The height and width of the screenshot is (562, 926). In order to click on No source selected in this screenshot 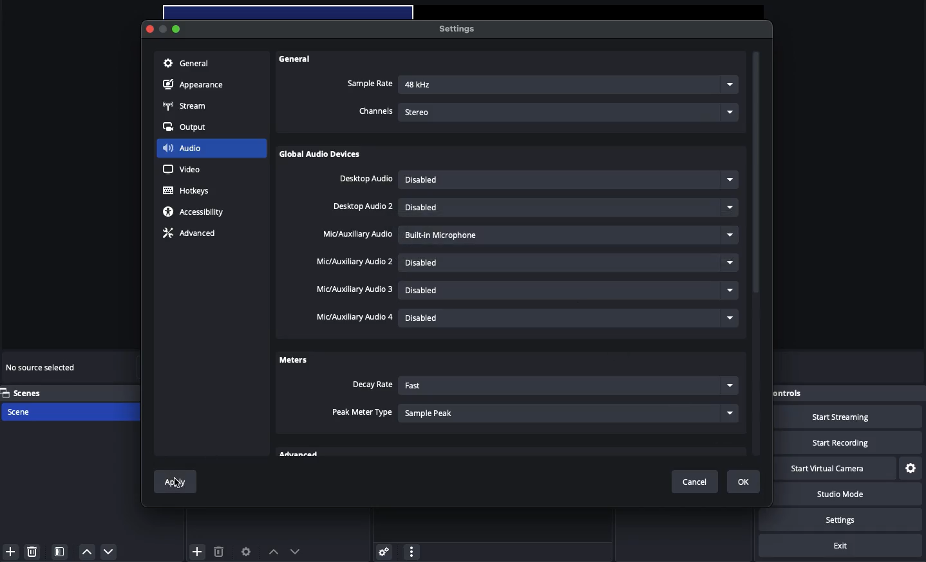, I will do `click(42, 369)`.